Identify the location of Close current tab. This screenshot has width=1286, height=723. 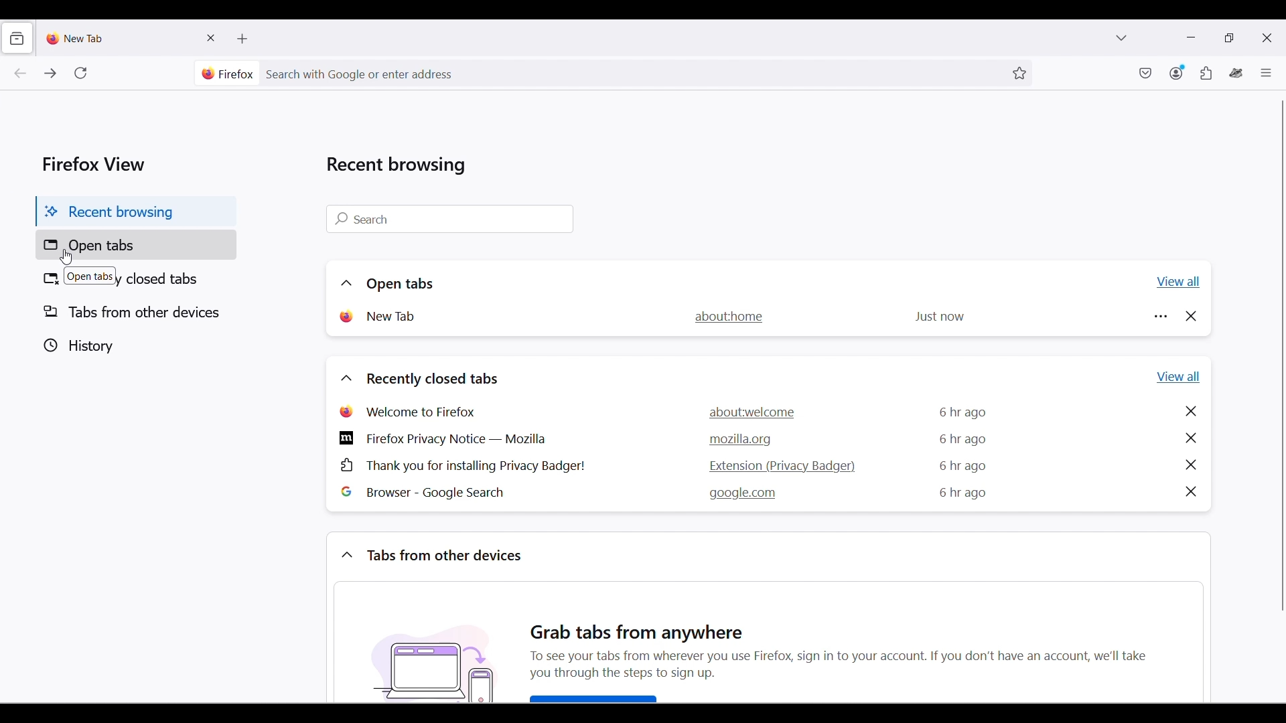
(212, 37).